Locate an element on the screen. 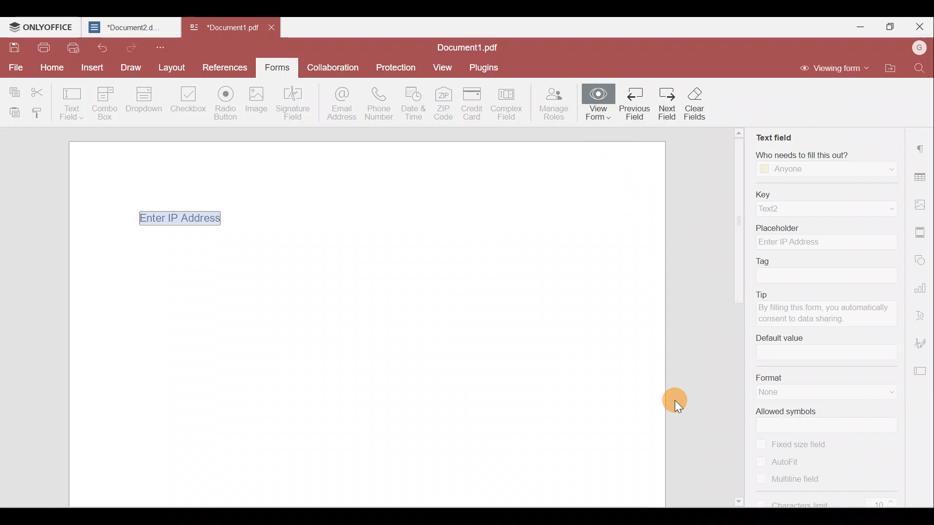 This screenshot has width=934, height=525. Collaboration is located at coordinates (336, 67).